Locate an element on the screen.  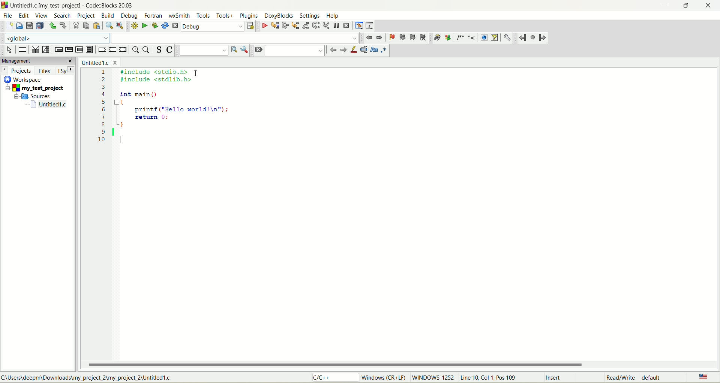
run is located at coordinates (143, 25).